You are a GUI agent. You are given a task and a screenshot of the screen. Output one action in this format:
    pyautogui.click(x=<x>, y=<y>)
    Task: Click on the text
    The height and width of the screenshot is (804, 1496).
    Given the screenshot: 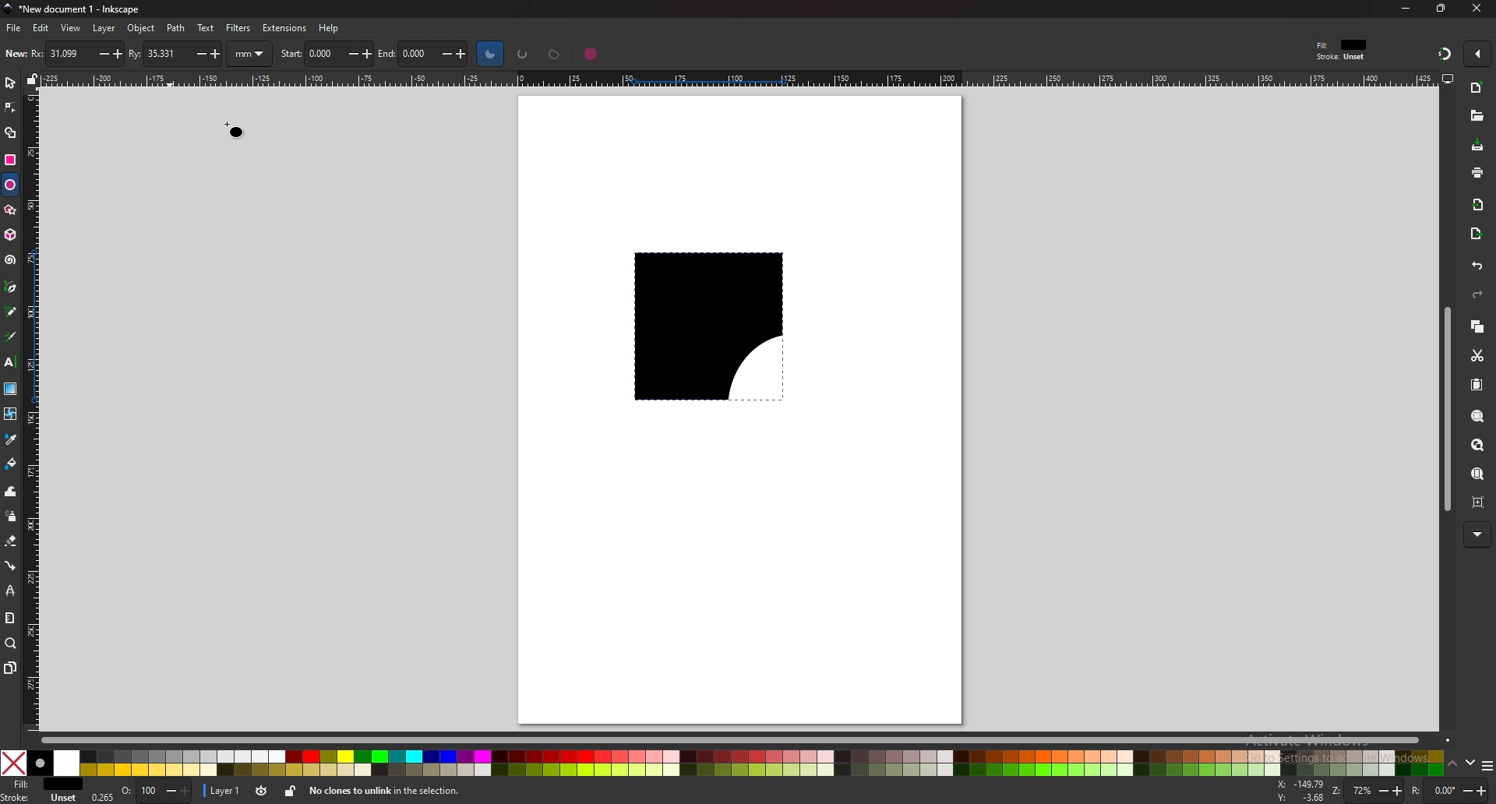 What is the action you would take?
    pyautogui.click(x=10, y=362)
    